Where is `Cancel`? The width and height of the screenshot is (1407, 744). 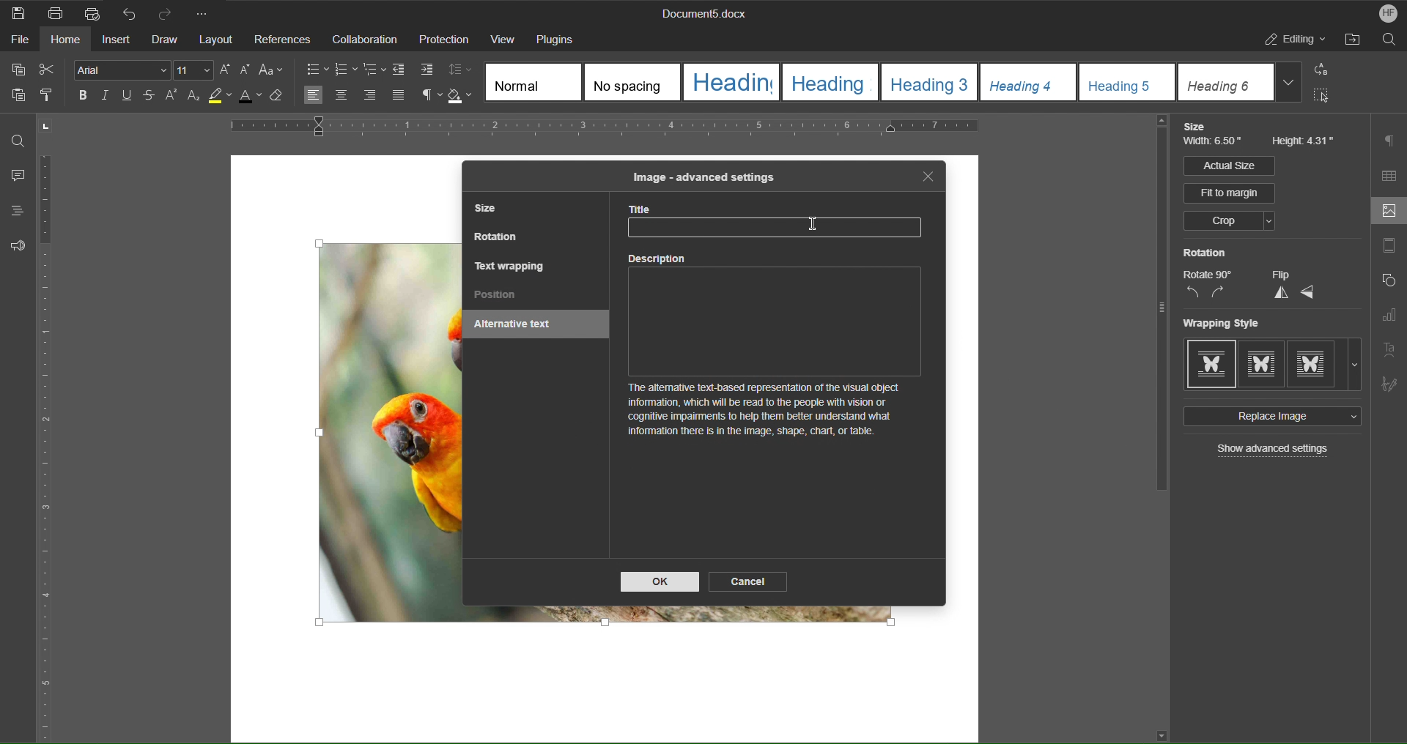
Cancel is located at coordinates (750, 581).